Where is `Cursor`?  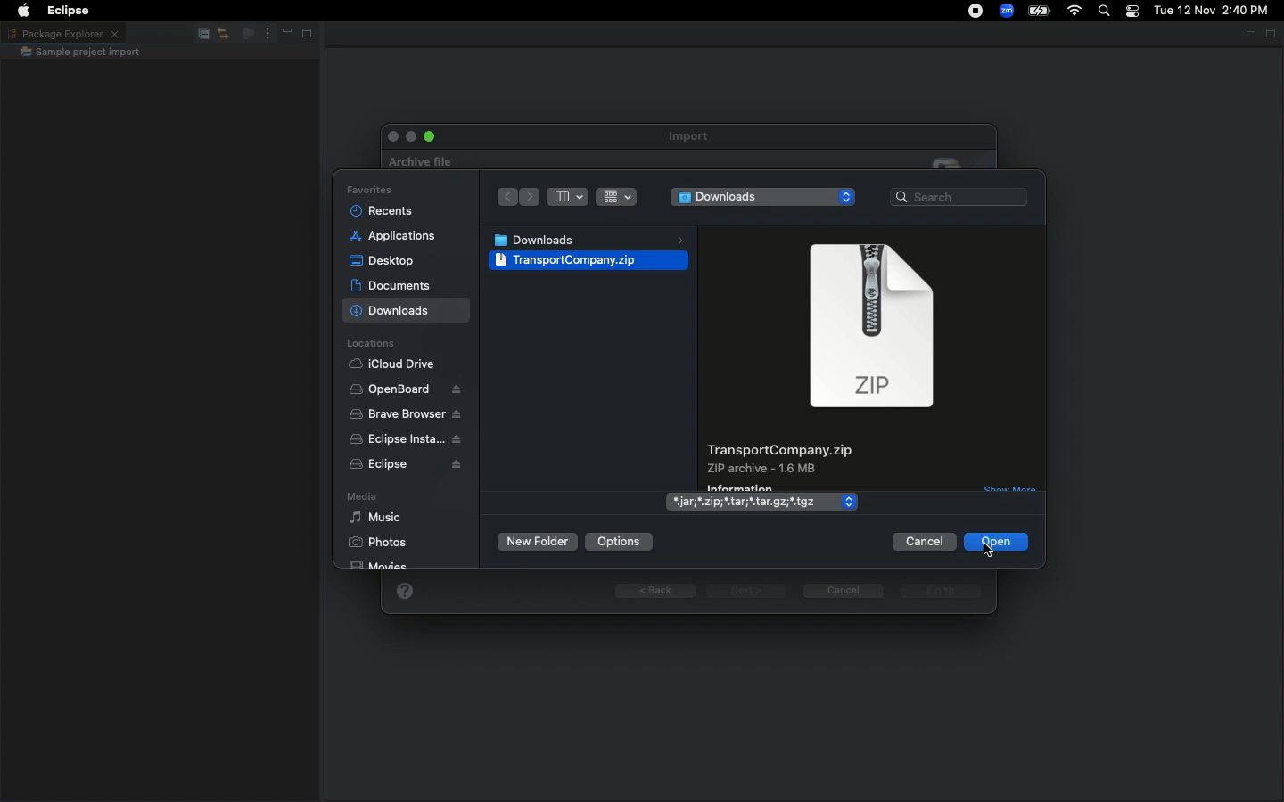 Cursor is located at coordinates (984, 552).